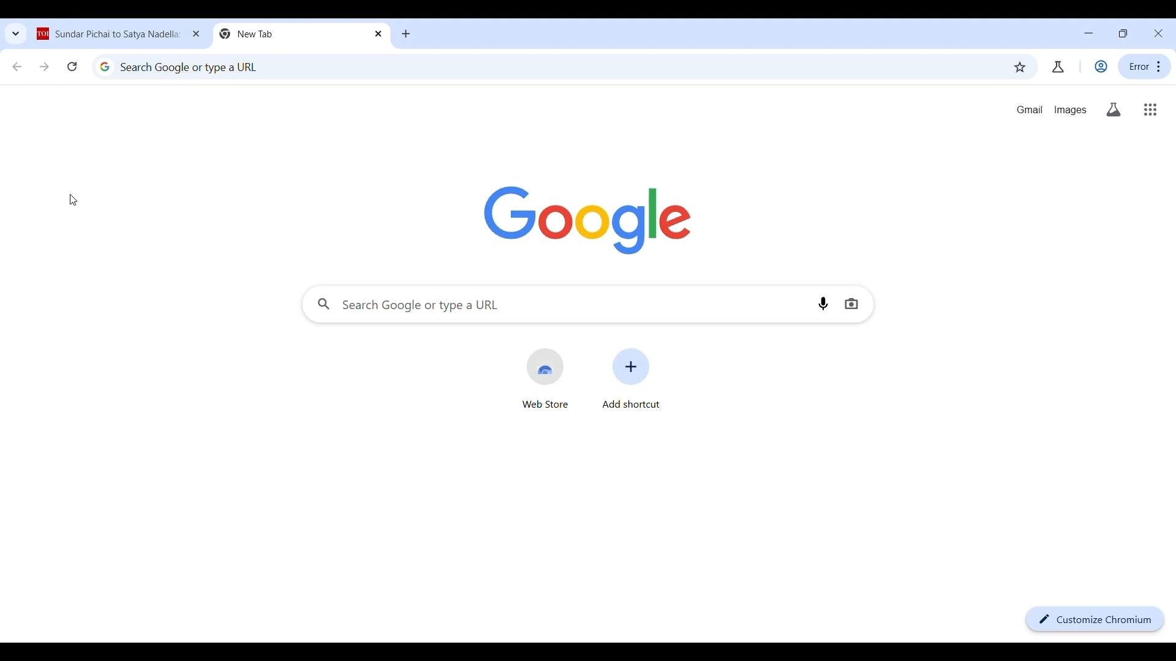 The image size is (1176, 661). What do you see at coordinates (1095, 619) in the screenshot?
I see `Customize Chromium browser` at bounding box center [1095, 619].